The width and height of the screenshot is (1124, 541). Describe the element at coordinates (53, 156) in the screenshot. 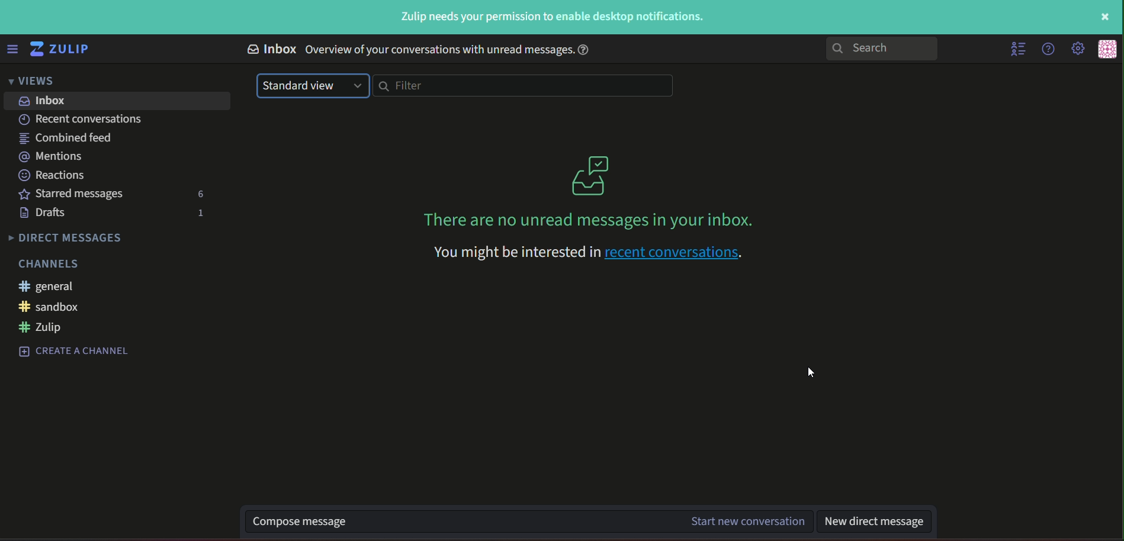

I see `text` at that location.